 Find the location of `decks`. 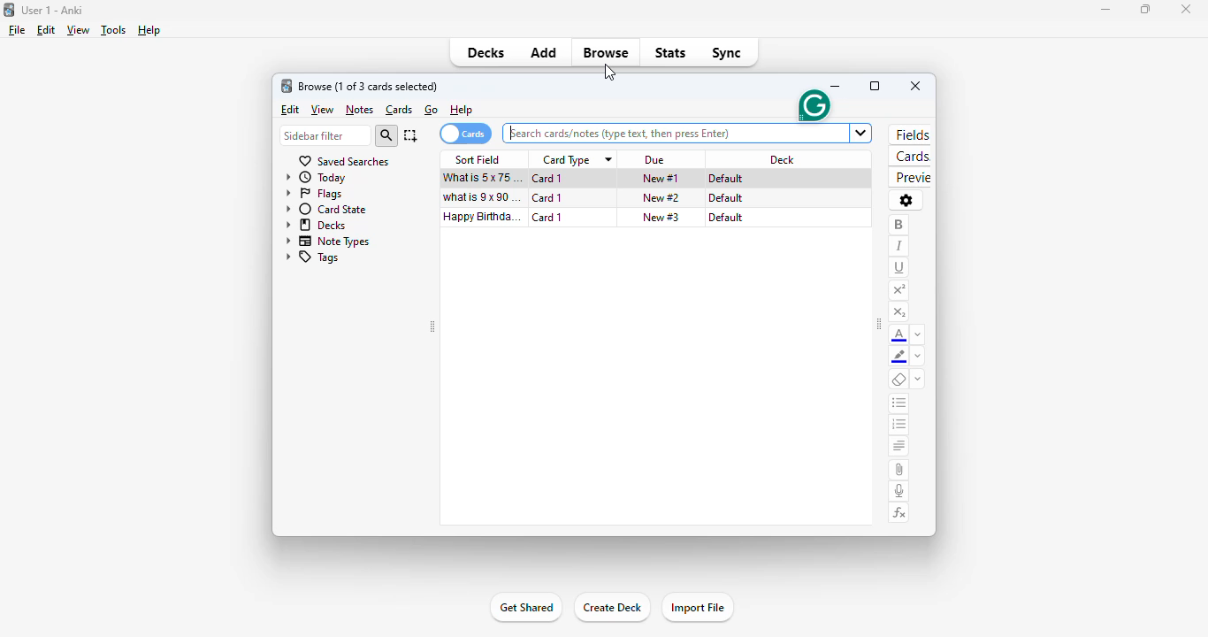

decks is located at coordinates (316, 225).